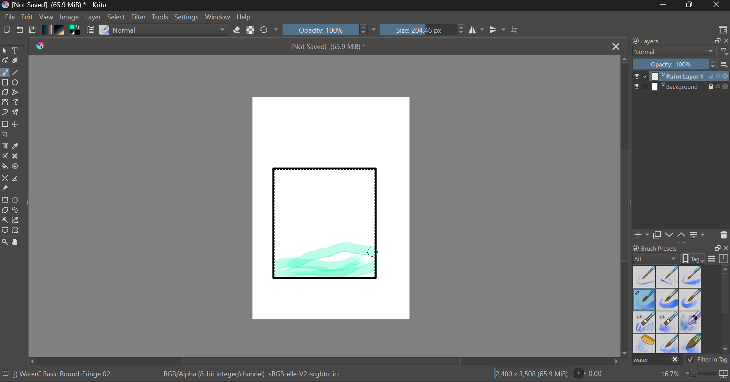  I want to click on Text, so click(16, 50).